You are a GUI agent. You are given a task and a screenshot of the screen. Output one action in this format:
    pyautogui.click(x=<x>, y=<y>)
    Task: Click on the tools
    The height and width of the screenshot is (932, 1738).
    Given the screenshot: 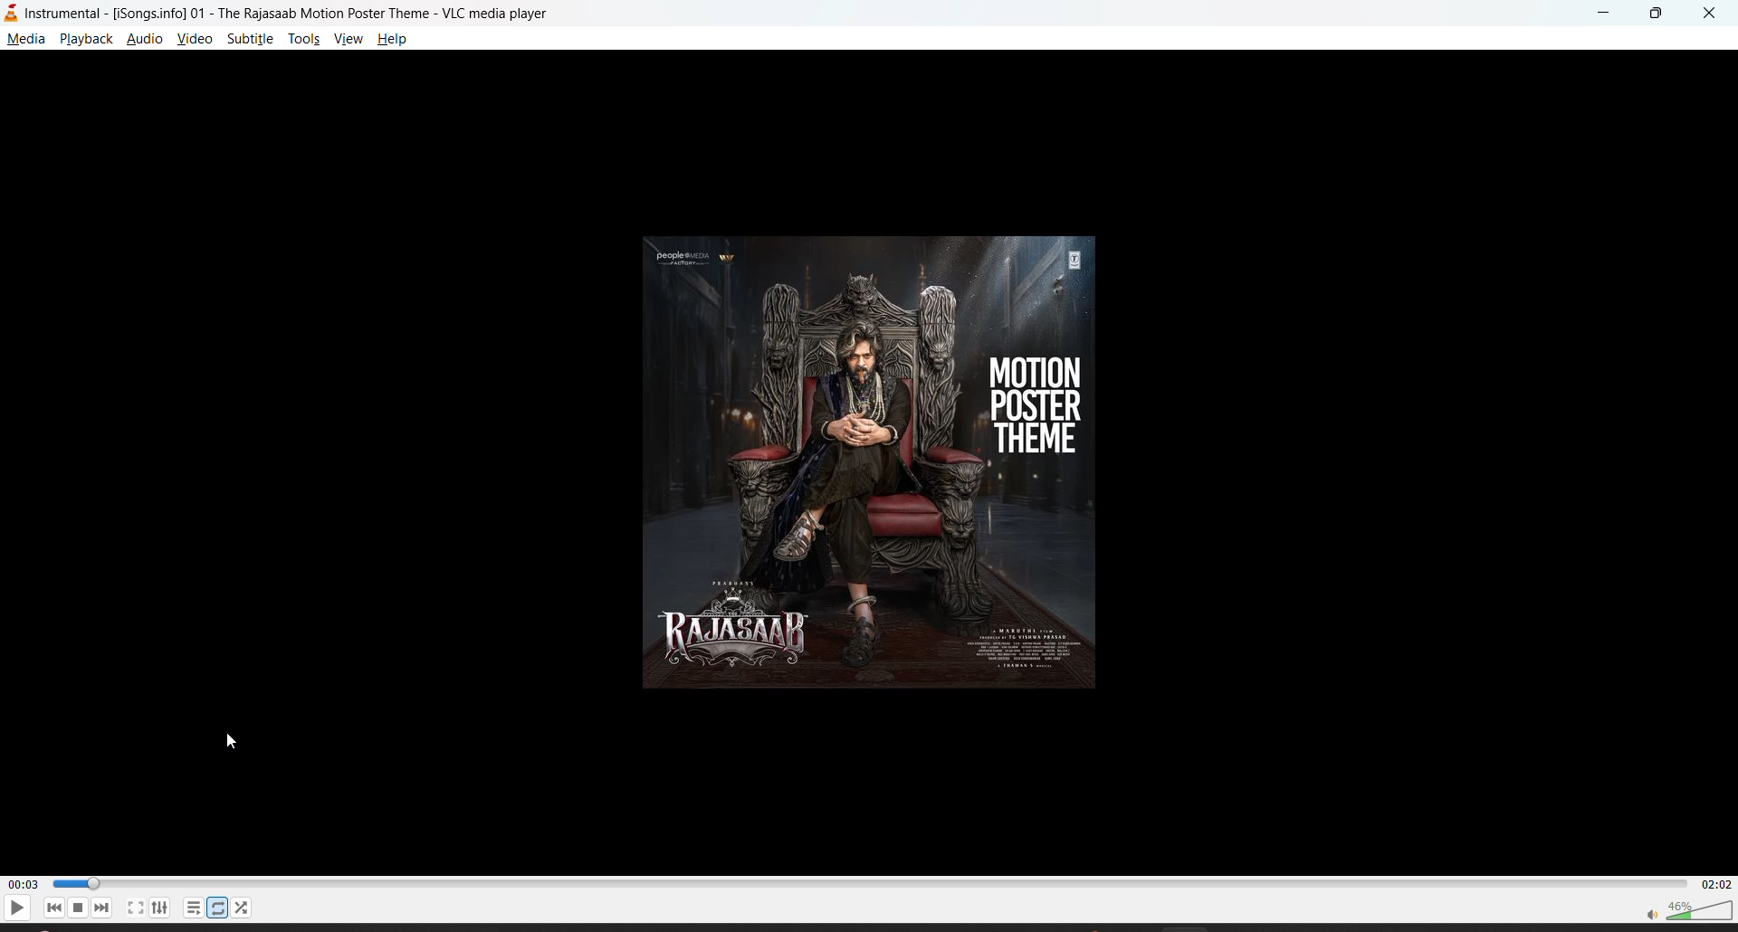 What is the action you would take?
    pyautogui.click(x=304, y=37)
    